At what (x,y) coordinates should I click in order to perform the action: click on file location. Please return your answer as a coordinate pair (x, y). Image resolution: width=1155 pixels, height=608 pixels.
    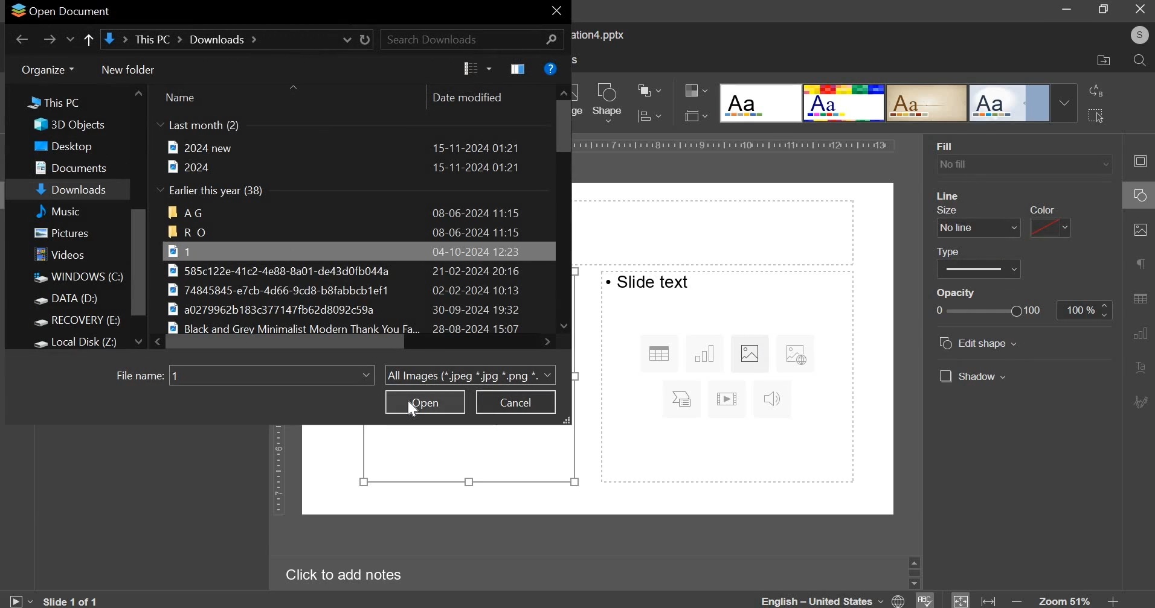
    Looking at the image, I should click on (1104, 61).